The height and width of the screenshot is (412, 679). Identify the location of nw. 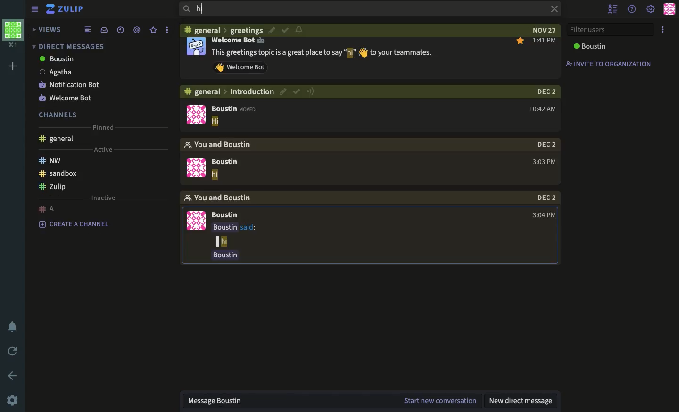
(50, 161).